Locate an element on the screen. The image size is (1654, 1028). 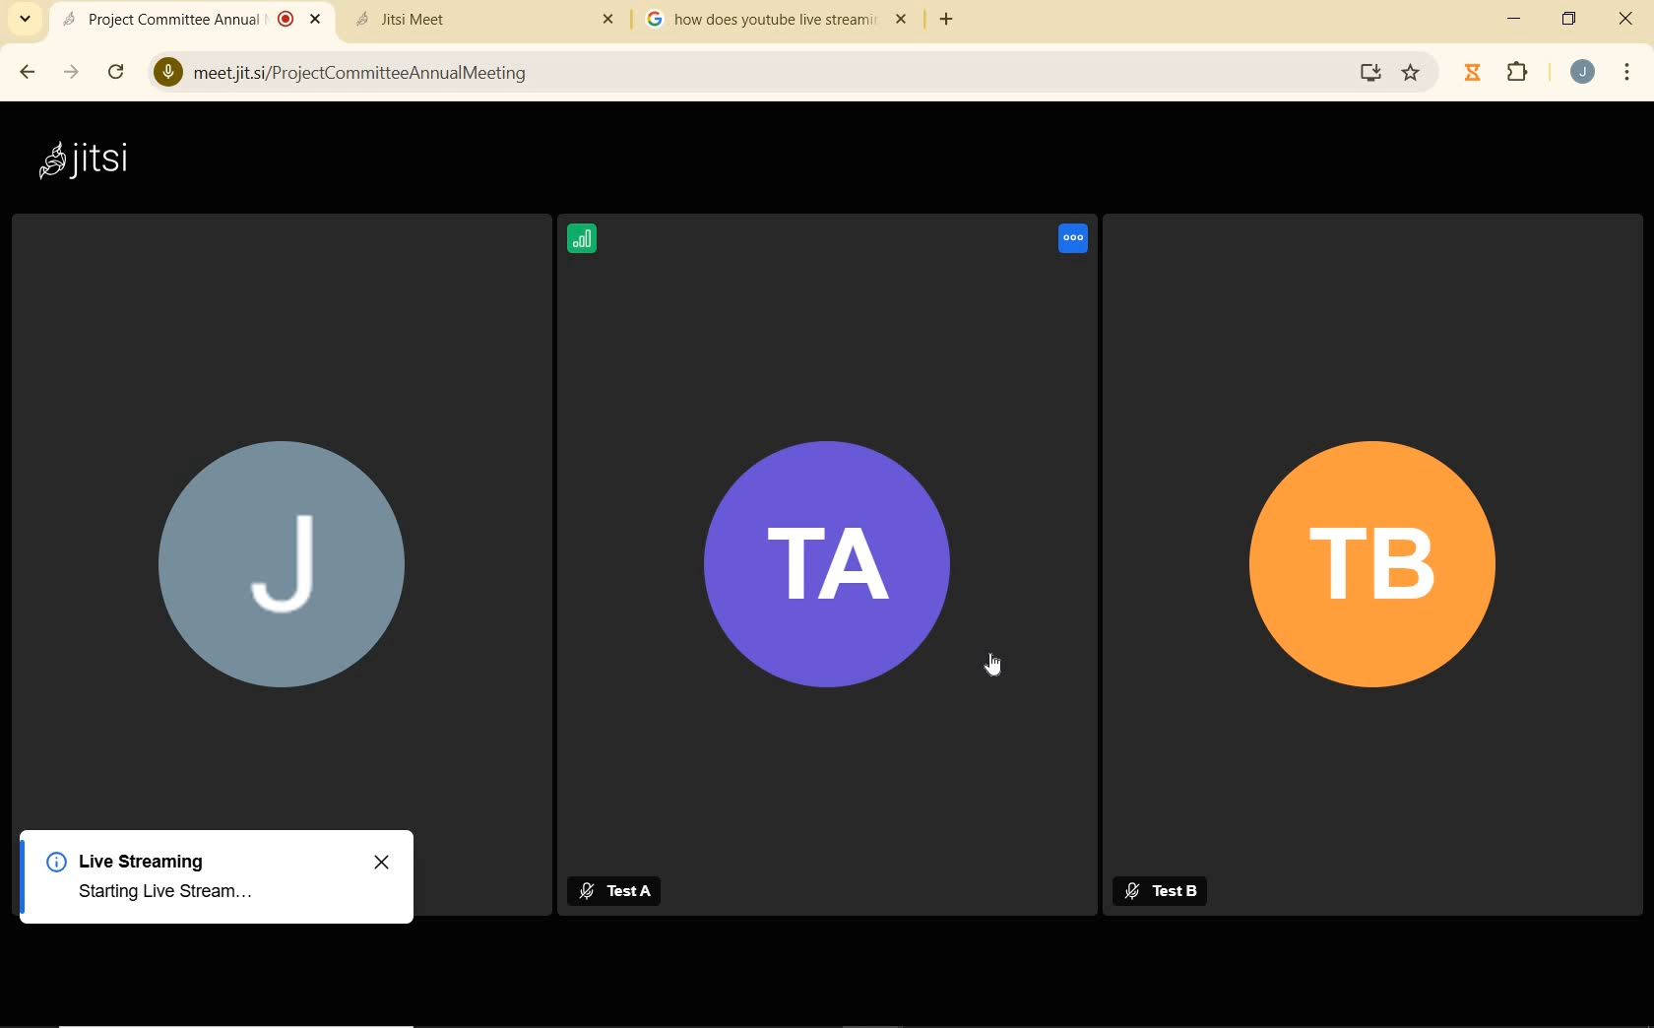
timer is located at coordinates (1473, 72).